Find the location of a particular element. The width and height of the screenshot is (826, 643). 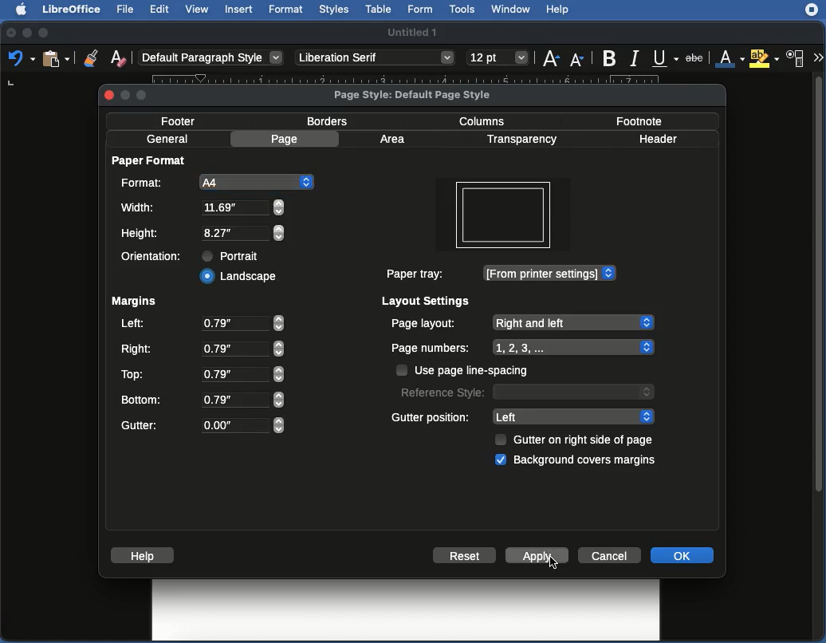

Page is located at coordinates (286, 140).